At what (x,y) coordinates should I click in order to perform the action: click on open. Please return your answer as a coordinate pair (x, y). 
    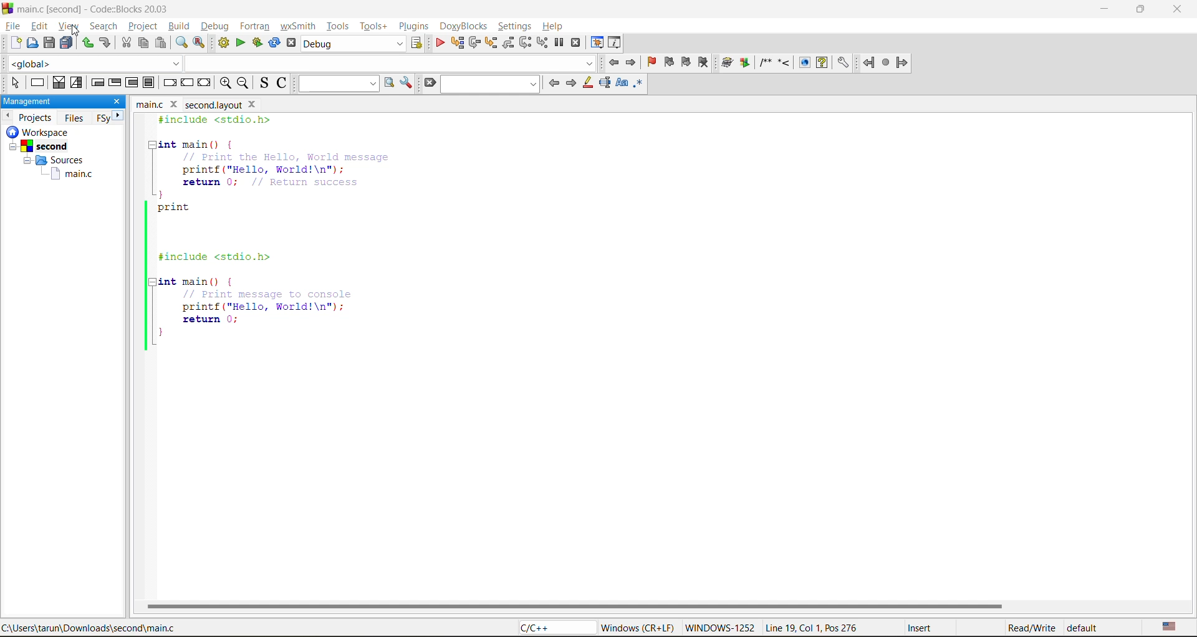
    Looking at the image, I should click on (30, 44).